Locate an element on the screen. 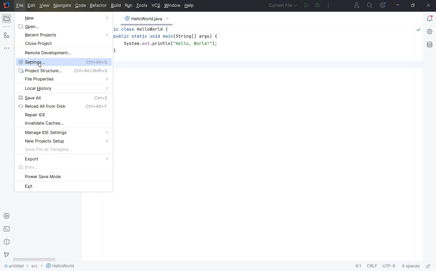 The height and width of the screenshot is (271, 436). close is located at coordinates (428, 6).